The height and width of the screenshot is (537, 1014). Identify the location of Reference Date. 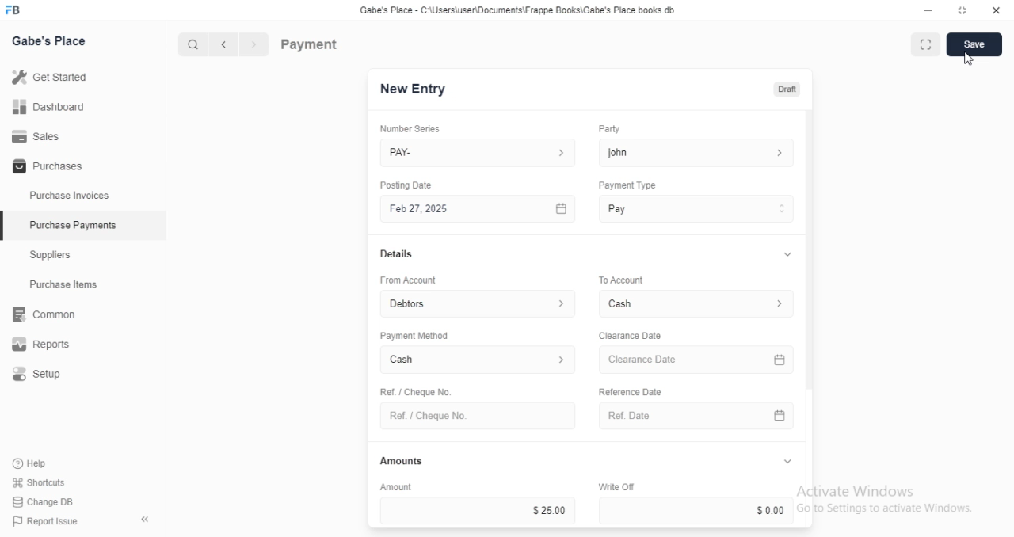
(629, 390).